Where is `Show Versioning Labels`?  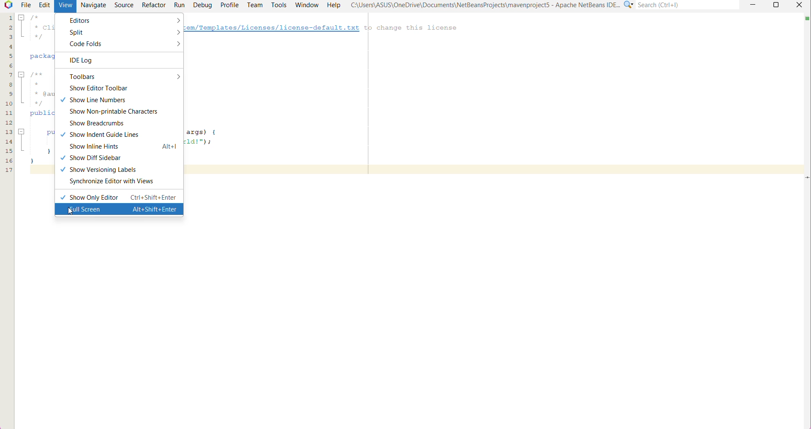 Show Versioning Labels is located at coordinates (112, 169).